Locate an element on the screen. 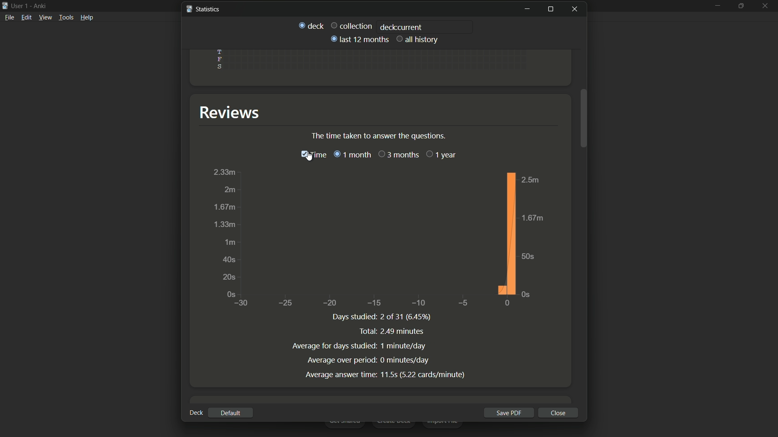 This screenshot has height=437, width=778. close window is located at coordinates (576, 9).